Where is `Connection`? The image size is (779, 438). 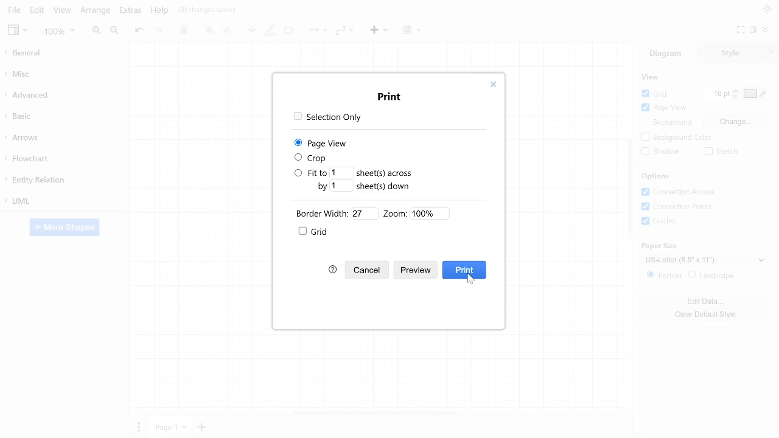 Connection is located at coordinates (318, 30).